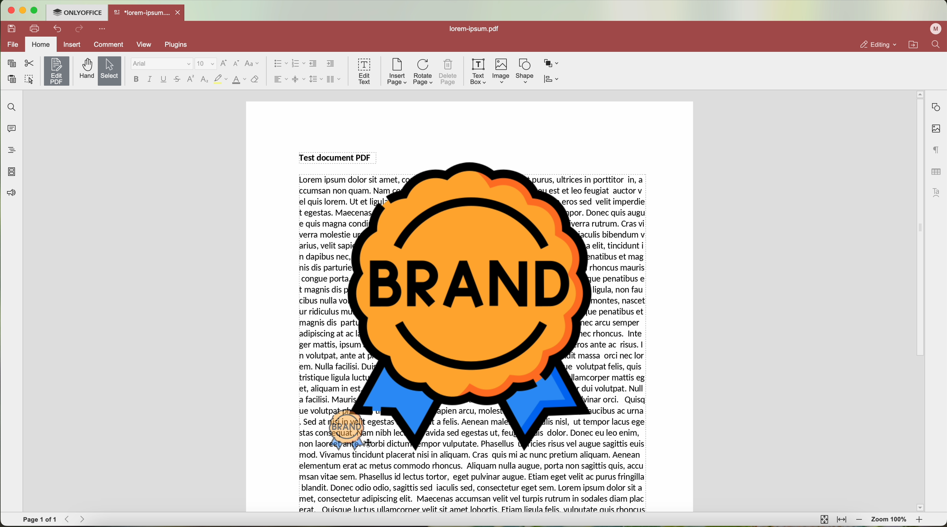 This screenshot has width=947, height=527. Describe the element at coordinates (936, 129) in the screenshot. I see `image settings` at that location.